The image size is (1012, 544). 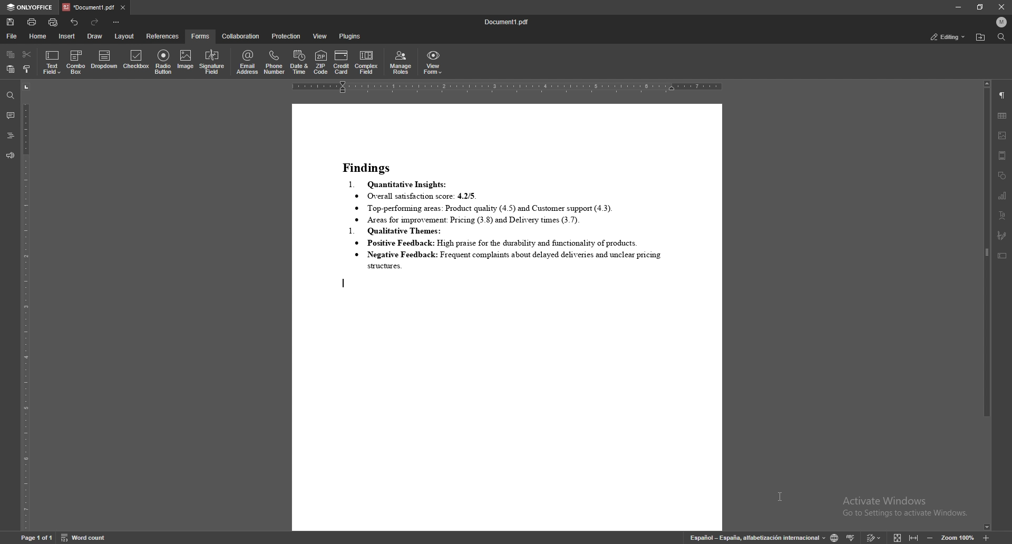 I want to click on header and footer, so click(x=1003, y=156).